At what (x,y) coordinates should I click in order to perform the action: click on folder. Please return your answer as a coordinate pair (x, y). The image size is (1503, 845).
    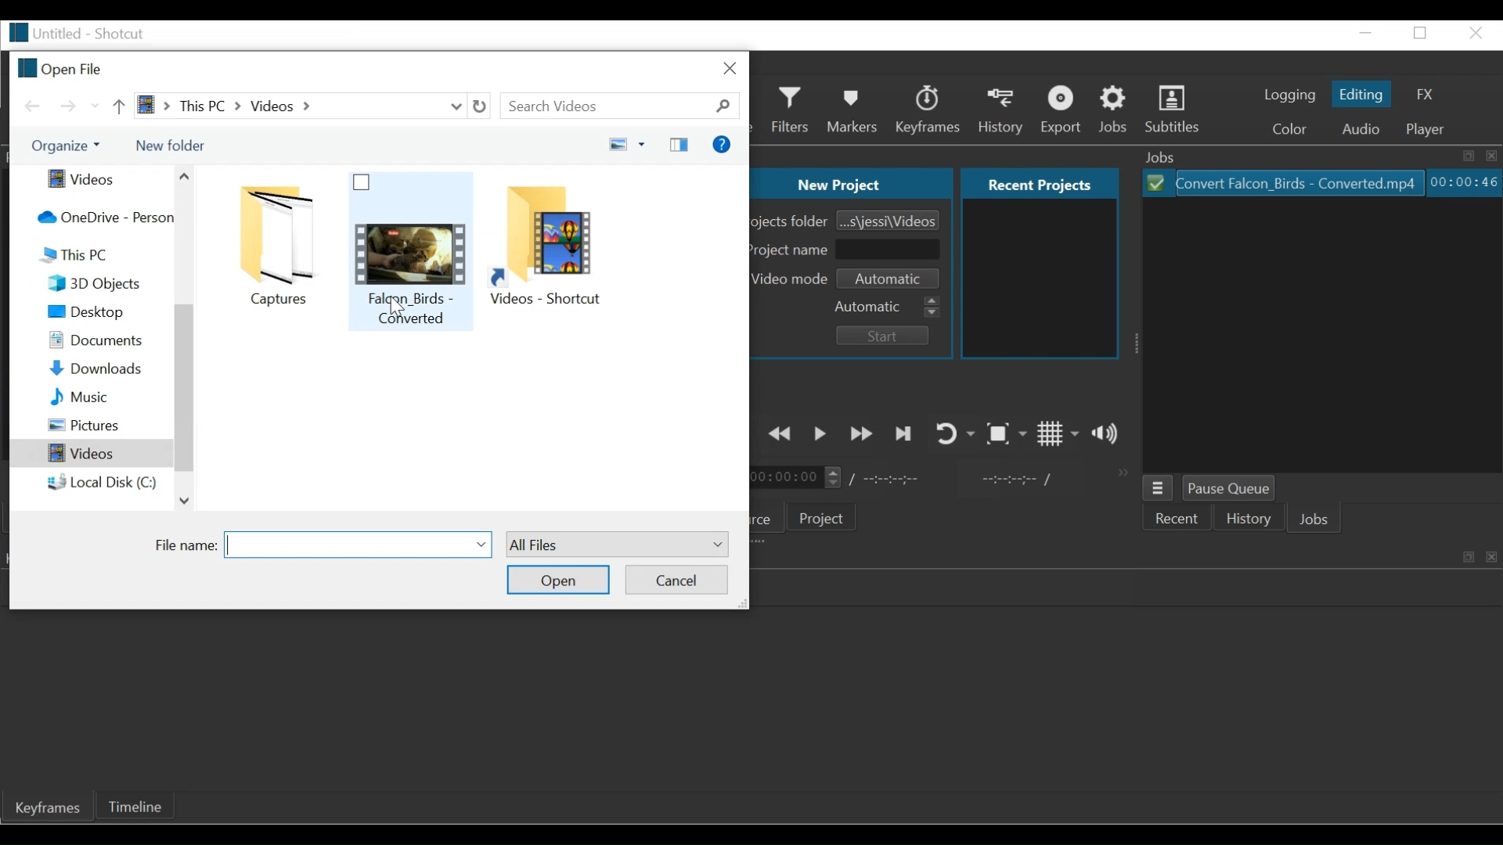
    Looking at the image, I should click on (267, 242).